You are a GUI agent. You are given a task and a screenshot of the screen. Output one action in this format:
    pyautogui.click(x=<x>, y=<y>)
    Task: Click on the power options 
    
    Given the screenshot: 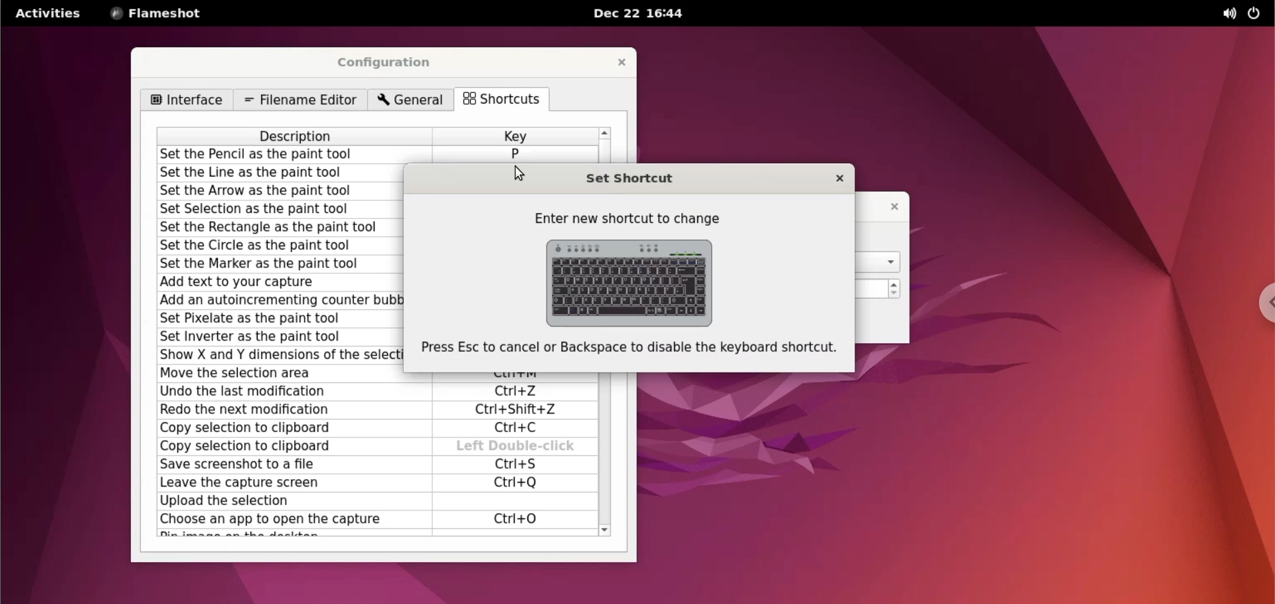 What is the action you would take?
    pyautogui.click(x=1256, y=14)
    